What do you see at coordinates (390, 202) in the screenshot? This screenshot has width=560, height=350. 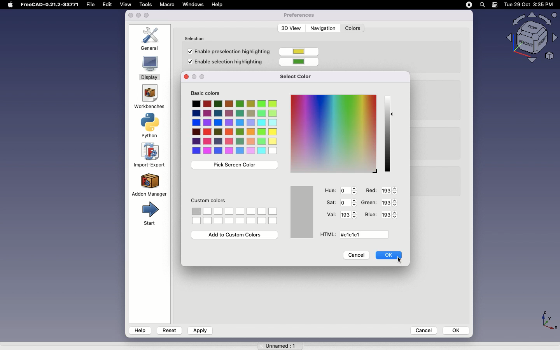 I see `193` at bounding box center [390, 202].